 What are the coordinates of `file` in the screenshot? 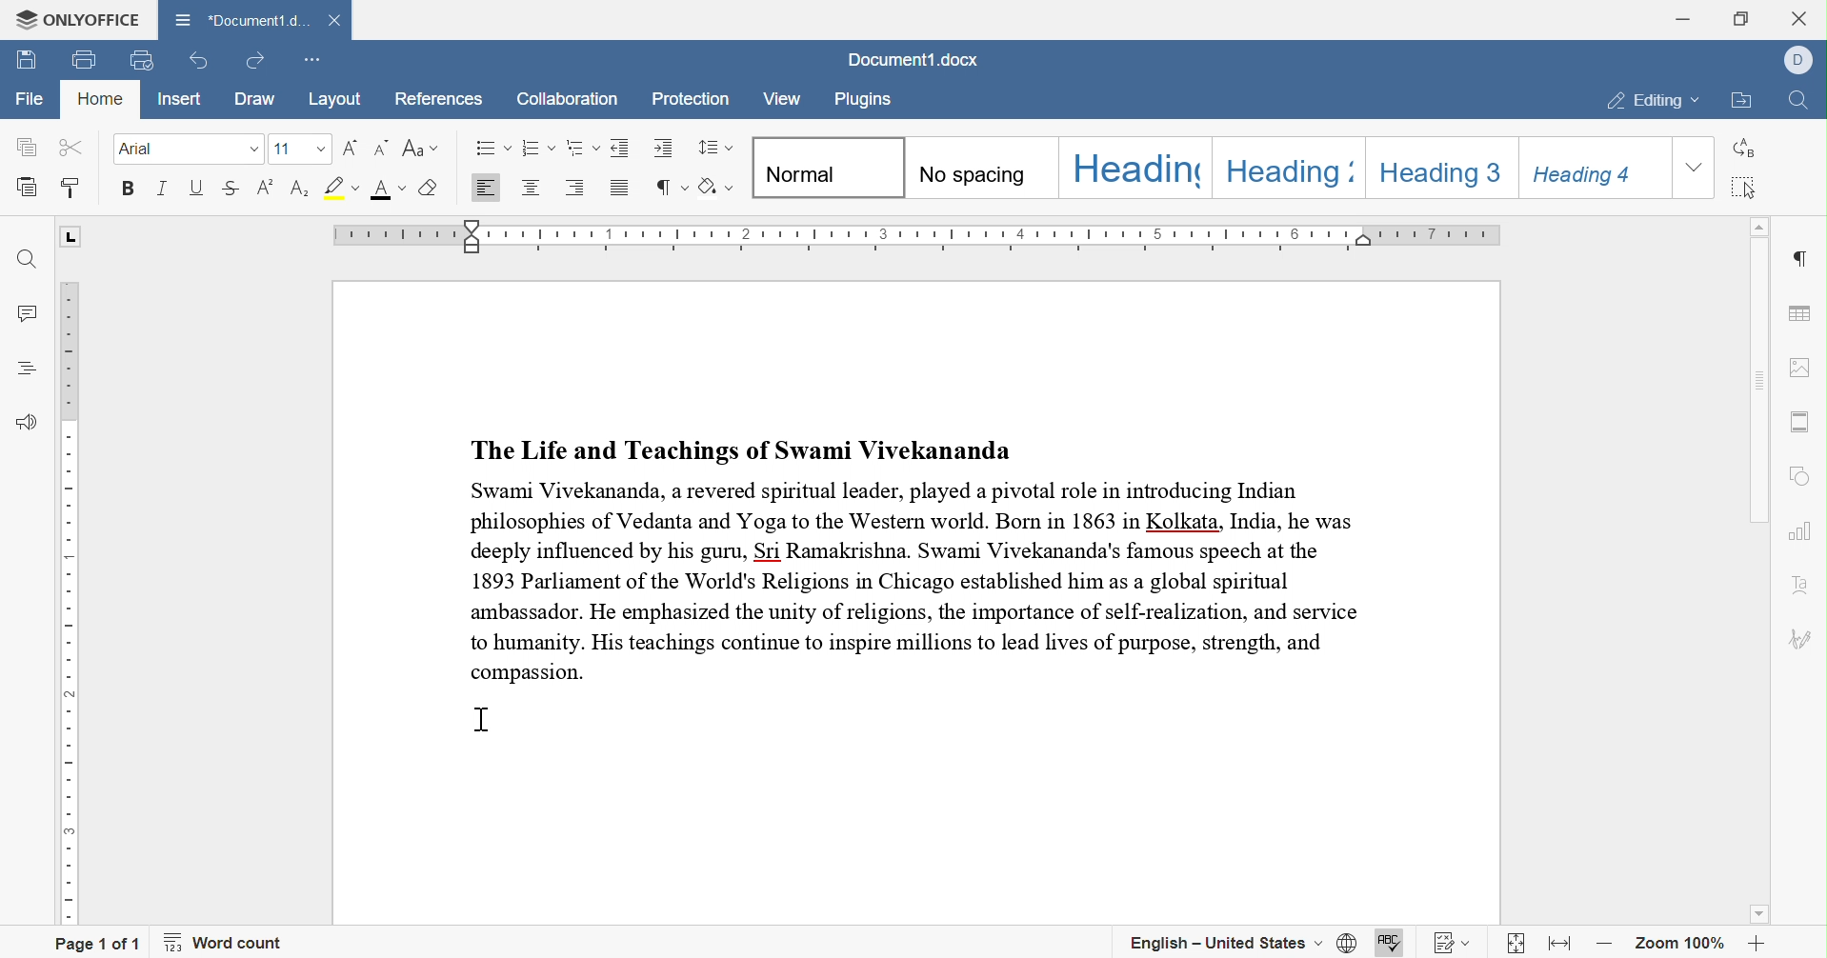 It's located at (30, 99).